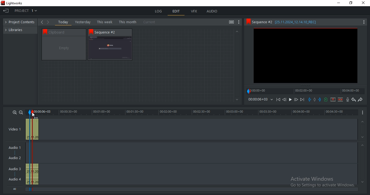 The height and width of the screenshot is (195, 370). I want to click on Video 1, so click(15, 130).